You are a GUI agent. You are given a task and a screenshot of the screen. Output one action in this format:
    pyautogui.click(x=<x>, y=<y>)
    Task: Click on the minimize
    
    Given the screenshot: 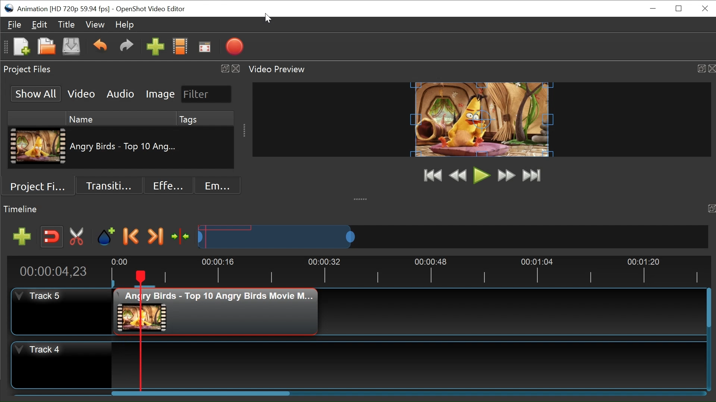 What is the action you would take?
    pyautogui.click(x=652, y=9)
    